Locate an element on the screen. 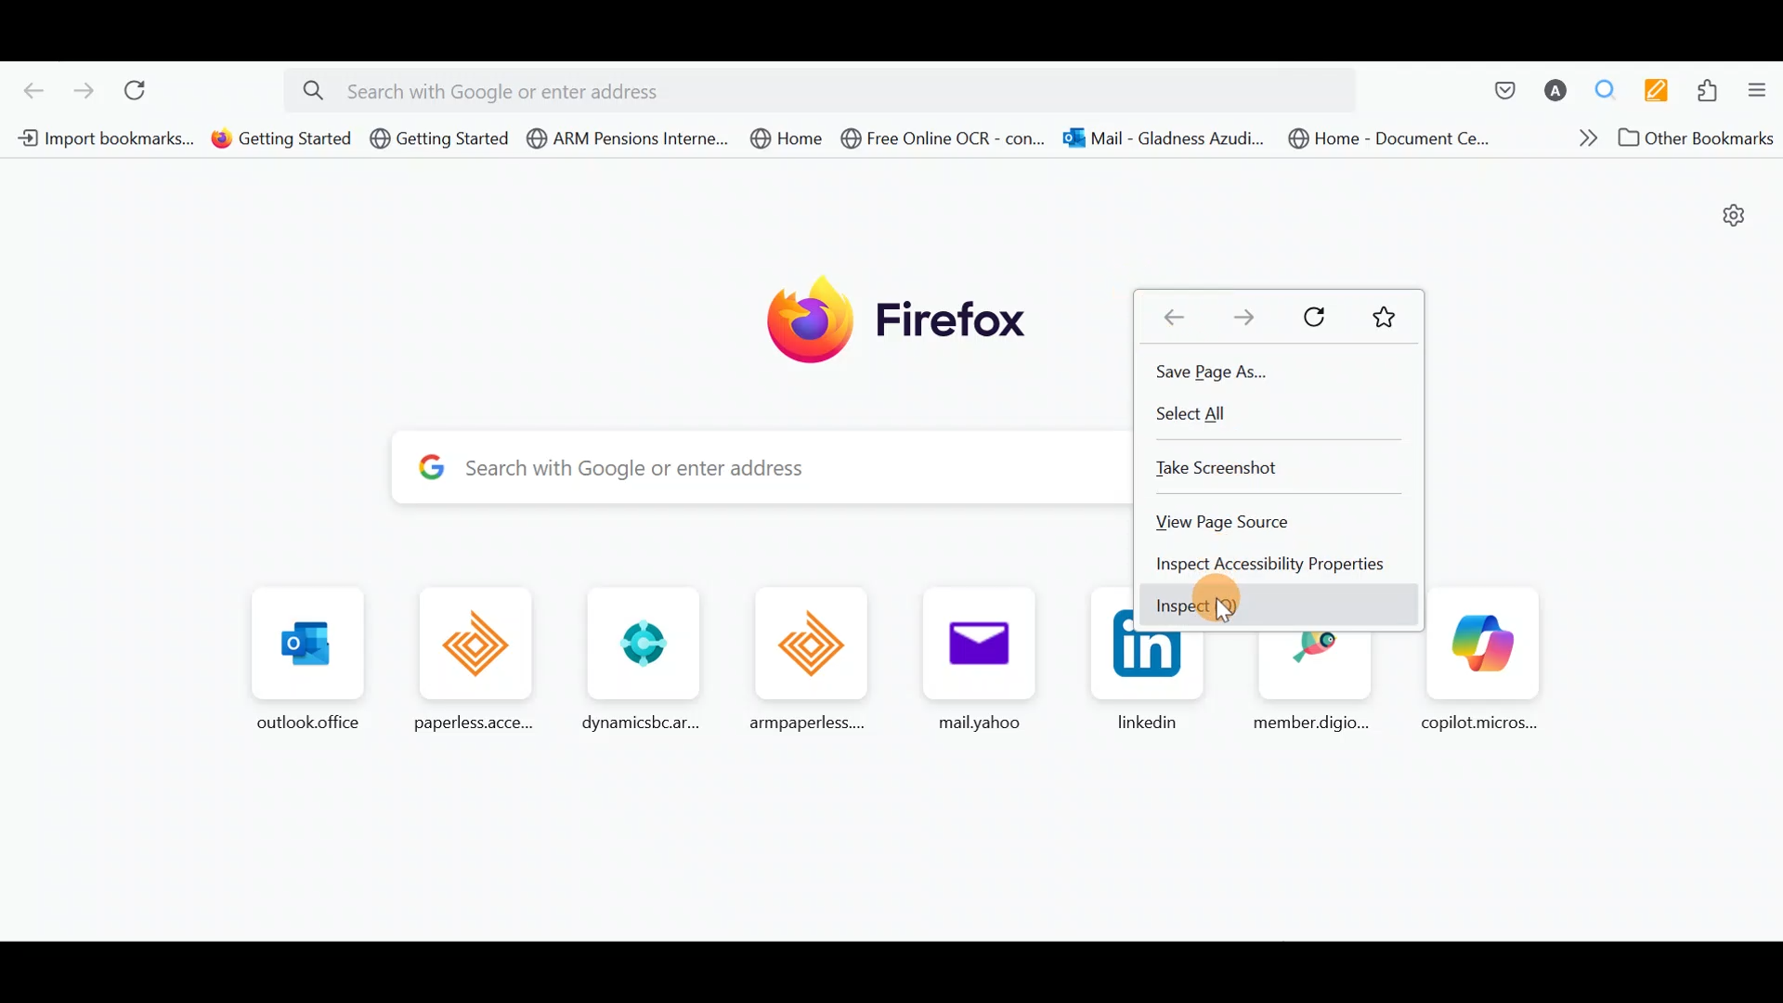 This screenshot has width=1783, height=1003. Bookmarks is located at coordinates (1390, 321).